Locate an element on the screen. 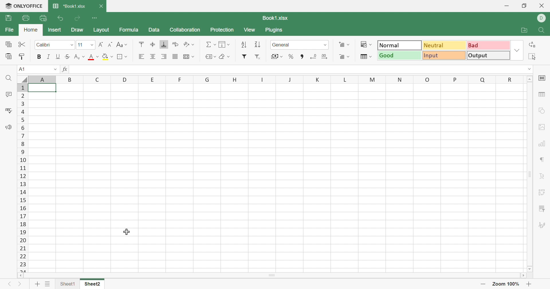 The width and height of the screenshot is (550, 289). Conditional formatting is located at coordinates (365, 44).